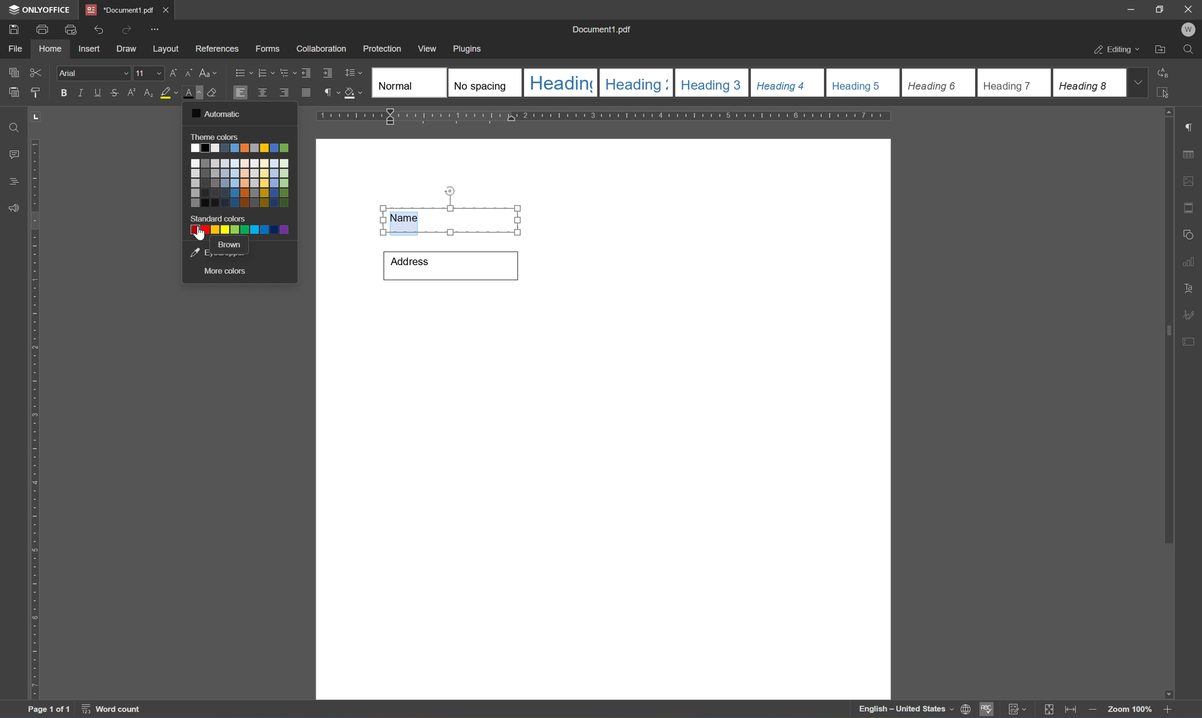 The width and height of the screenshot is (1202, 718). Describe the element at coordinates (119, 10) in the screenshot. I see `presentation1.pdf` at that location.